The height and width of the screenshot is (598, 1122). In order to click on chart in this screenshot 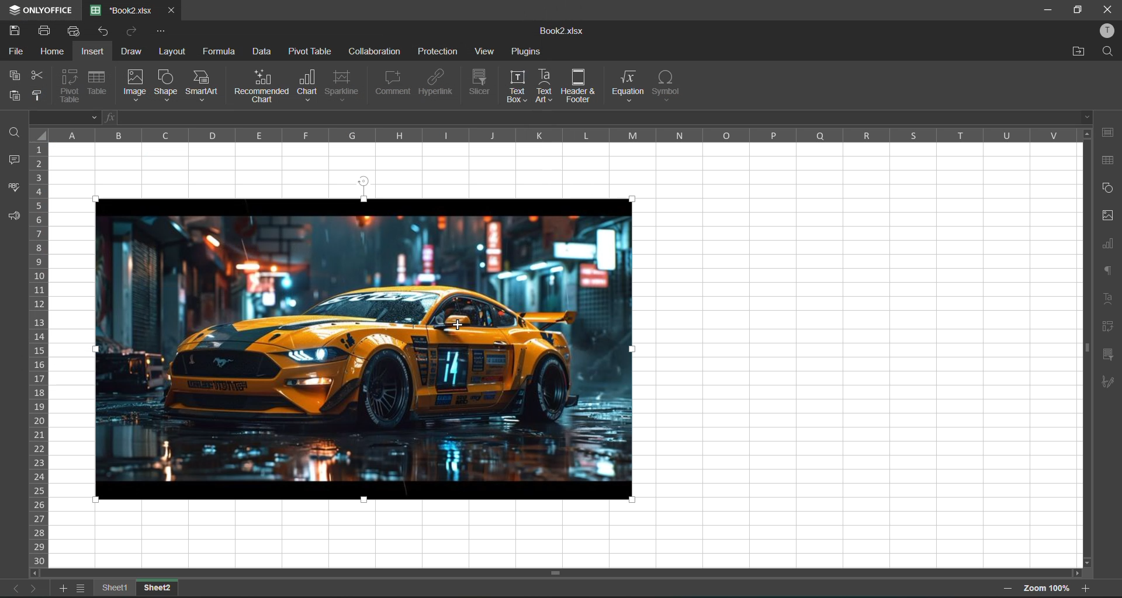, I will do `click(309, 85)`.